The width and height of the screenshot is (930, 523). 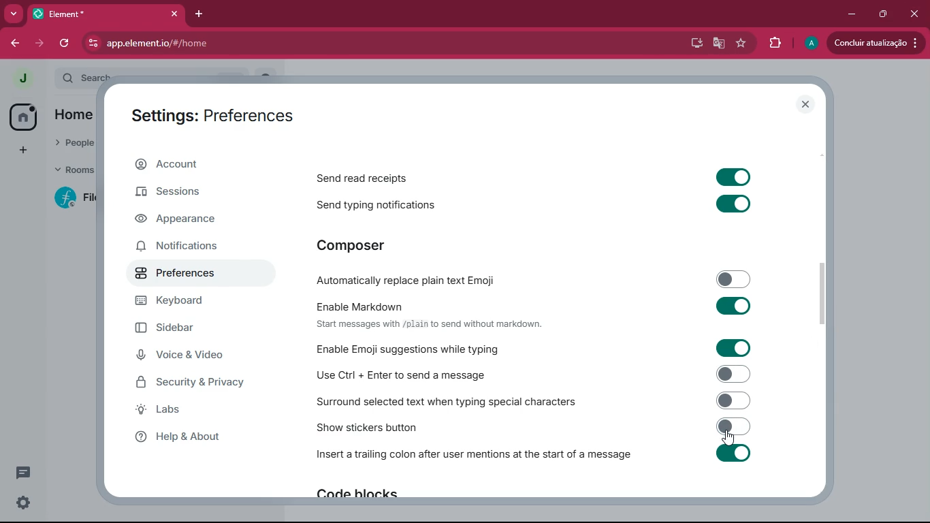 I want to click on quick settings, so click(x=22, y=501).